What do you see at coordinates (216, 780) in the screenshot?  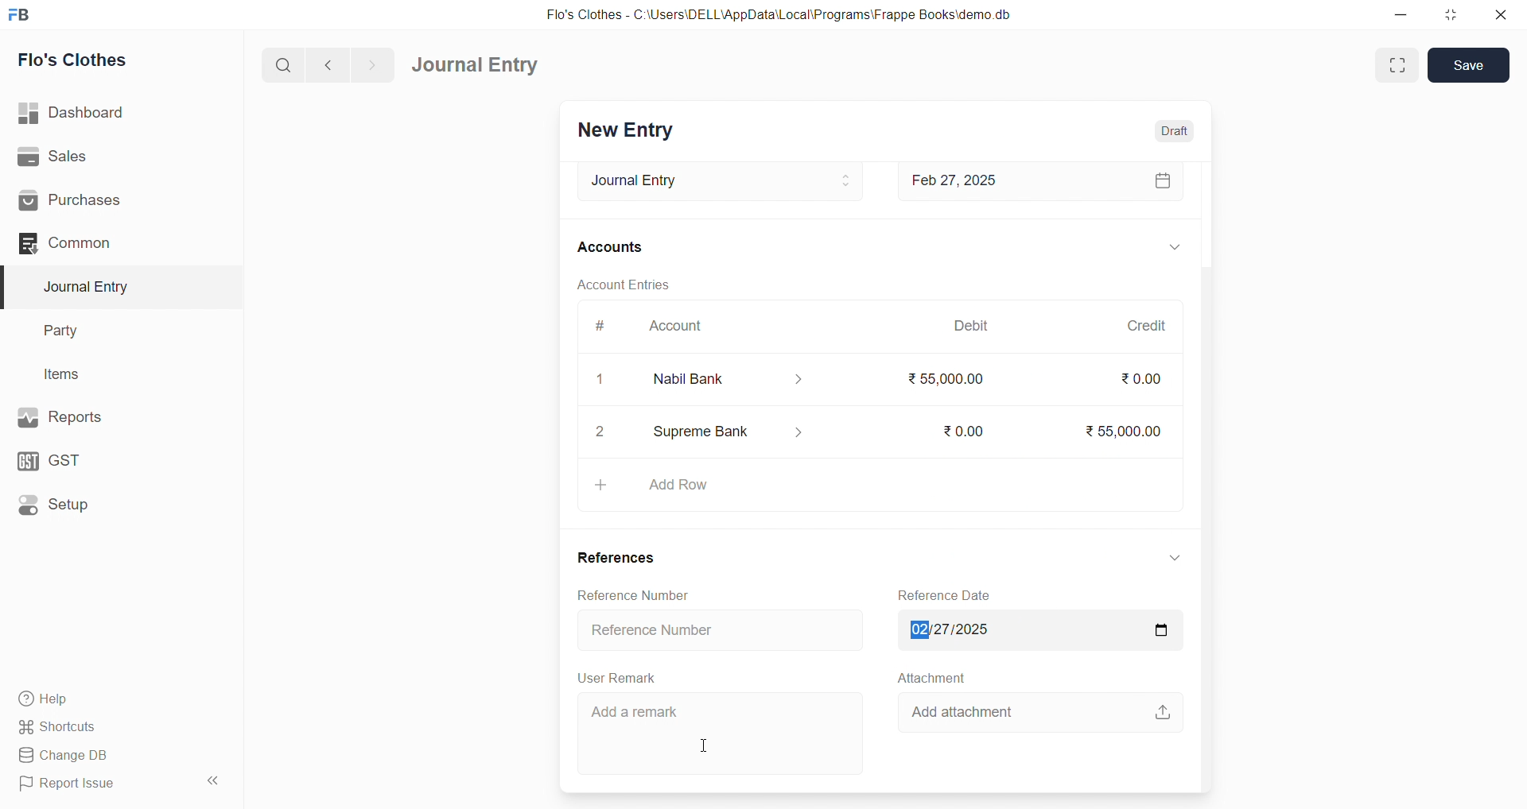 I see `collapse sidebar` at bounding box center [216, 780].